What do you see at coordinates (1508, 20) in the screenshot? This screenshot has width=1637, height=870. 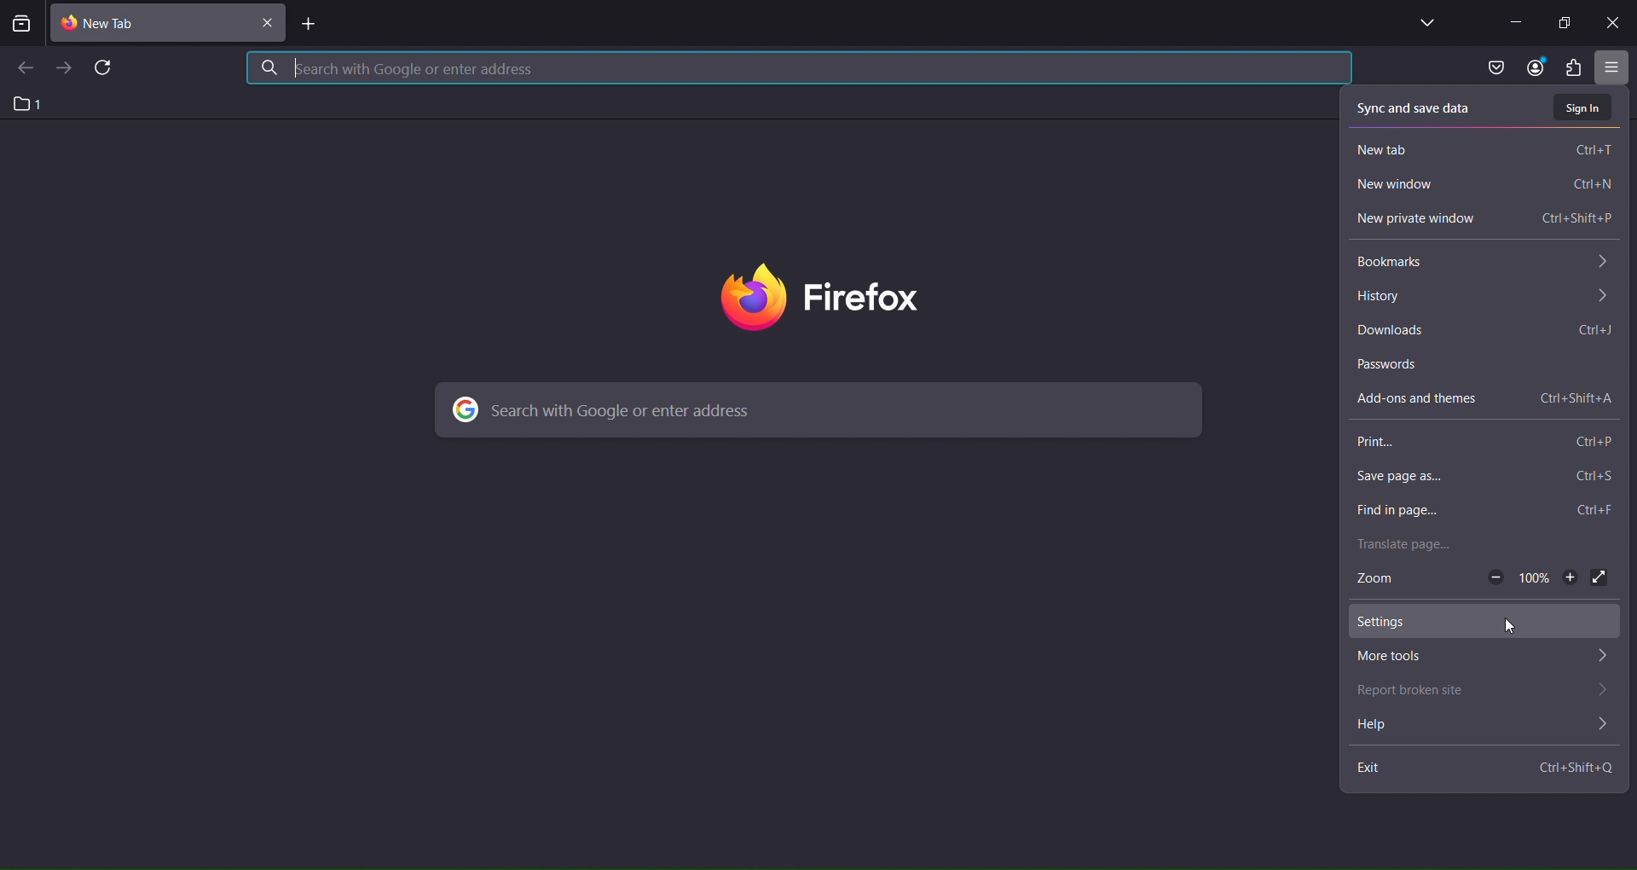 I see `minimize` at bounding box center [1508, 20].